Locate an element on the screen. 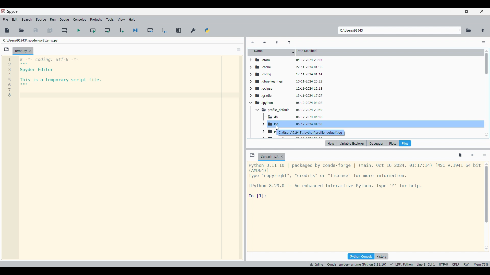 The width and height of the screenshot is (490, 275). Remove all variables from namespace is located at coordinates (460, 155).